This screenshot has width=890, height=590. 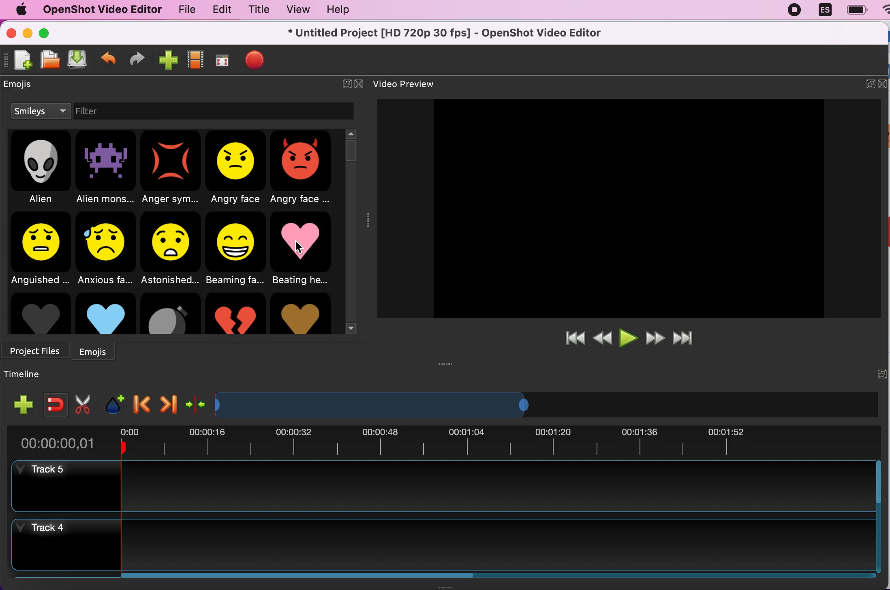 What do you see at coordinates (235, 313) in the screenshot?
I see `Broken heart` at bounding box center [235, 313].